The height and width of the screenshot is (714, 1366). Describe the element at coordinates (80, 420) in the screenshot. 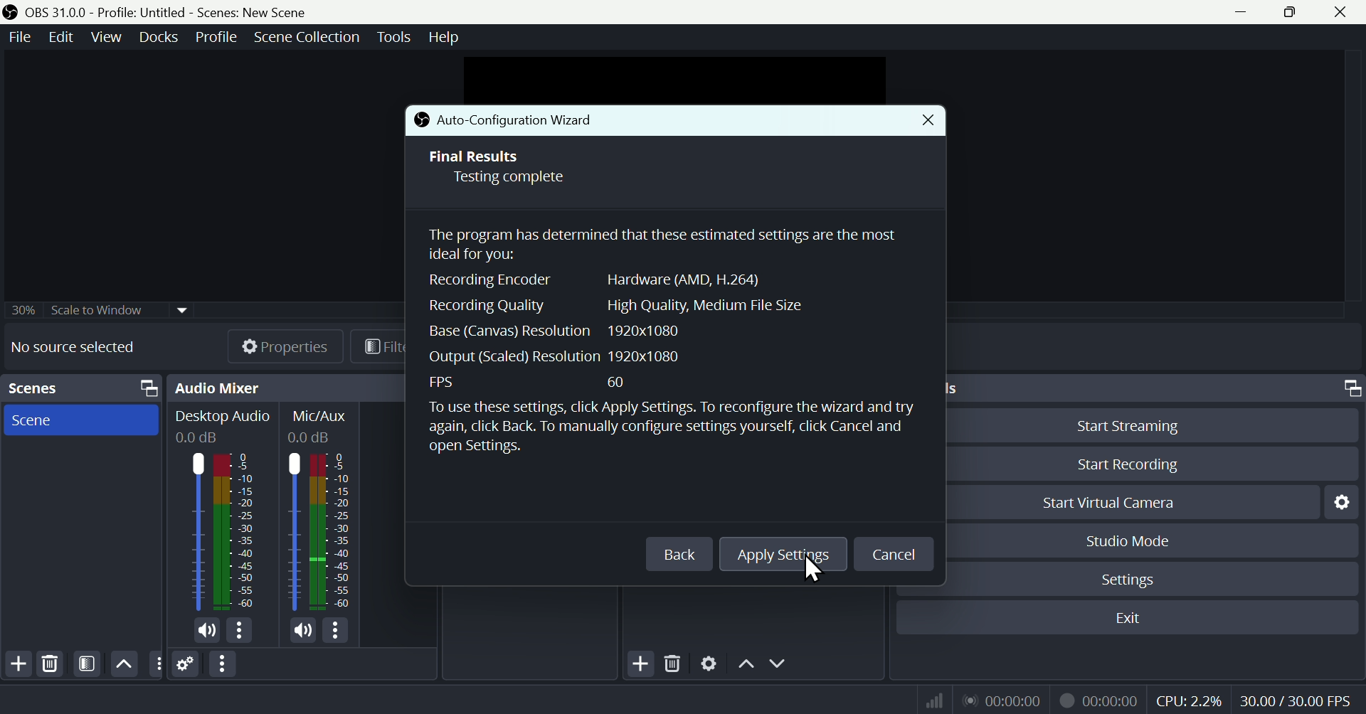

I see `Scene` at that location.